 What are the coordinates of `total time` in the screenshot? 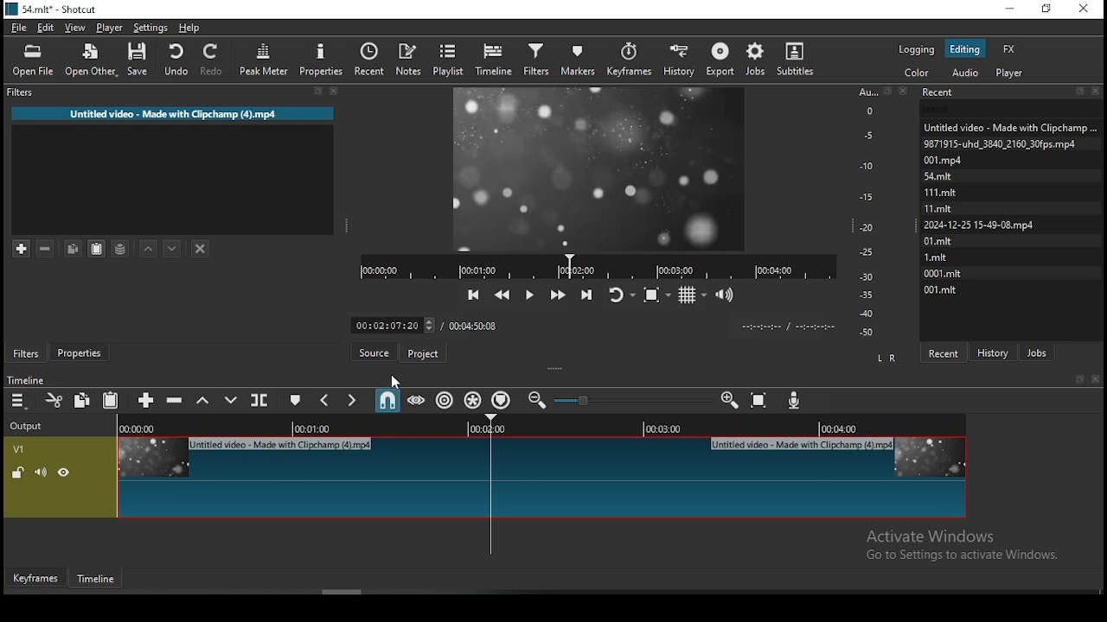 It's located at (470, 326).